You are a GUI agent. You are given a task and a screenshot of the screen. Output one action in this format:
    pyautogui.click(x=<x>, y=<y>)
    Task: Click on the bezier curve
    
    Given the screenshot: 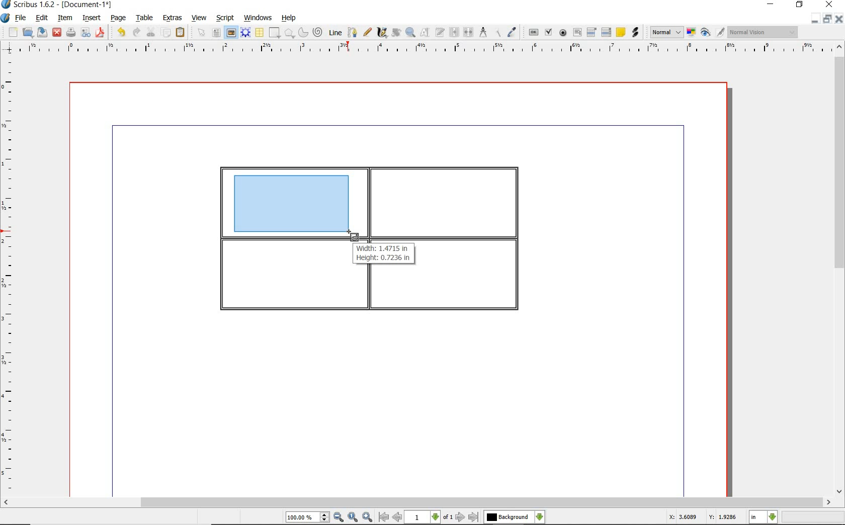 What is the action you would take?
    pyautogui.click(x=352, y=32)
    